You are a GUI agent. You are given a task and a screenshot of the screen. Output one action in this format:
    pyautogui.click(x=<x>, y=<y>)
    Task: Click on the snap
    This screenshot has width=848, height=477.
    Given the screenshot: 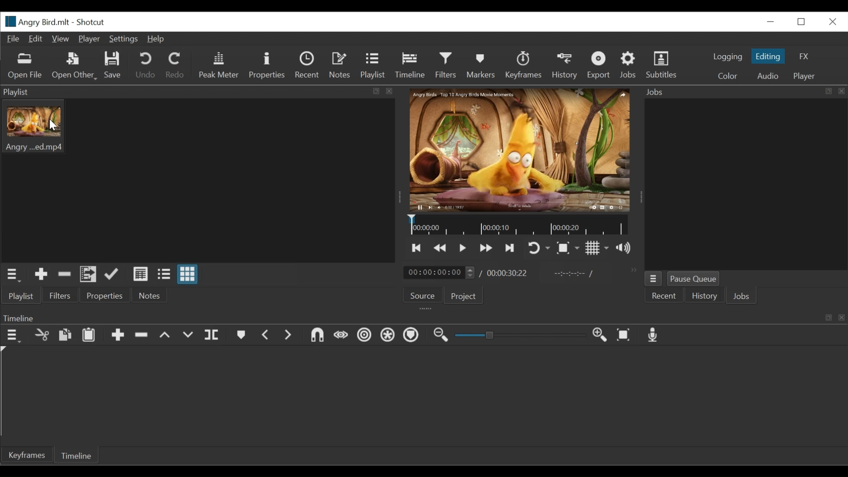 What is the action you would take?
    pyautogui.click(x=317, y=335)
    